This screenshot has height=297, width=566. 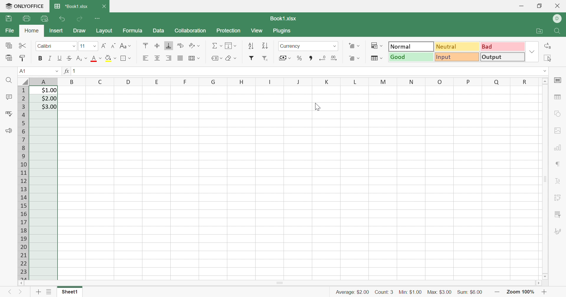 What do you see at coordinates (49, 99) in the screenshot?
I see `$2.00` at bounding box center [49, 99].